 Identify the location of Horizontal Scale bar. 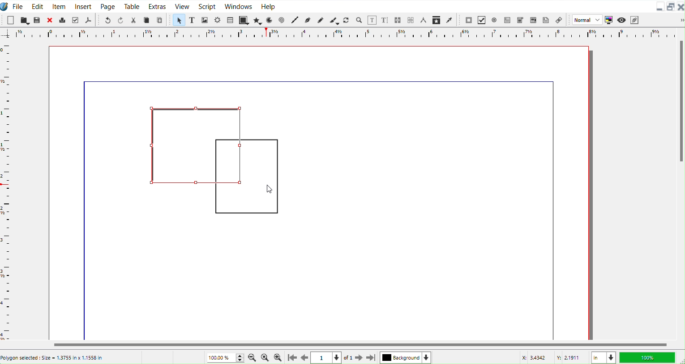
(7, 191).